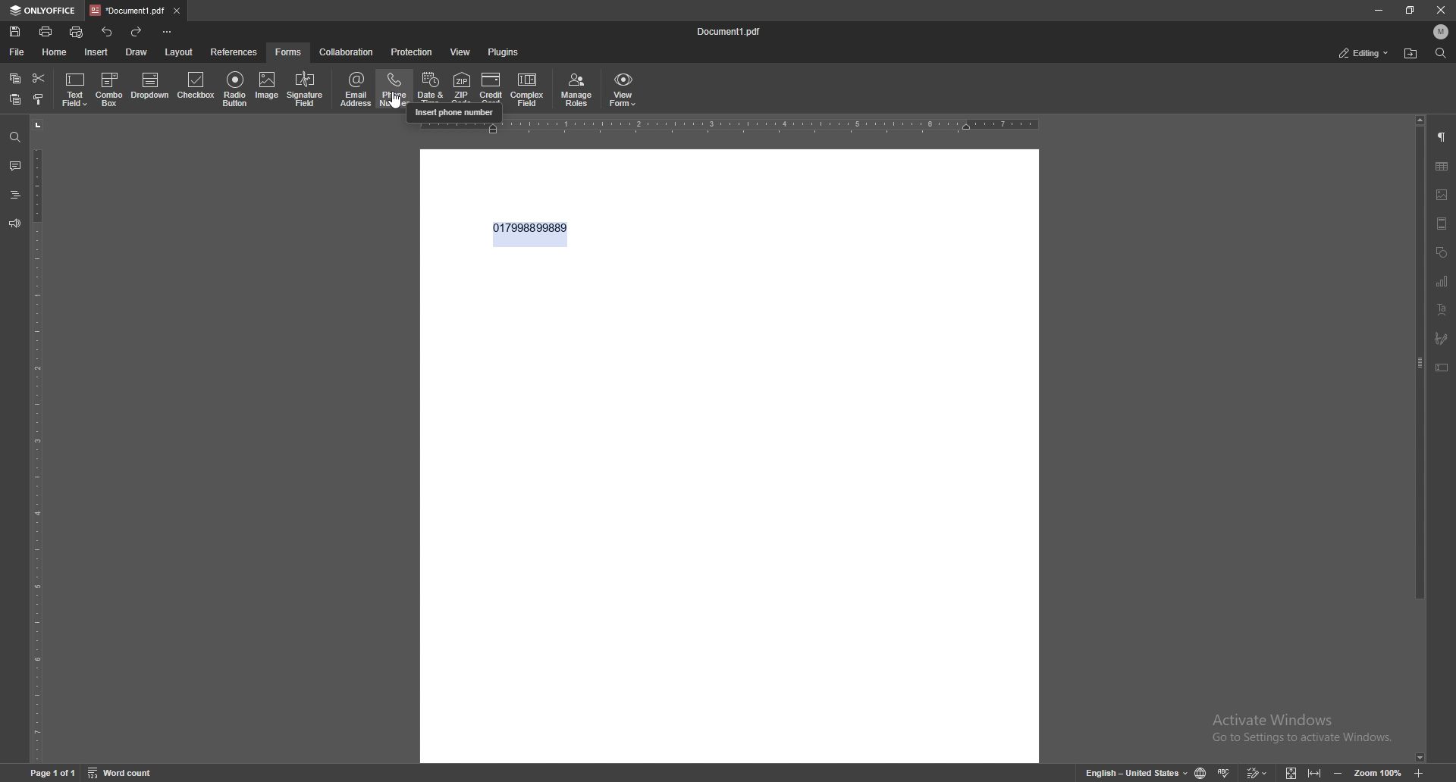  What do you see at coordinates (454, 114) in the screenshot?
I see `cursor description` at bounding box center [454, 114].